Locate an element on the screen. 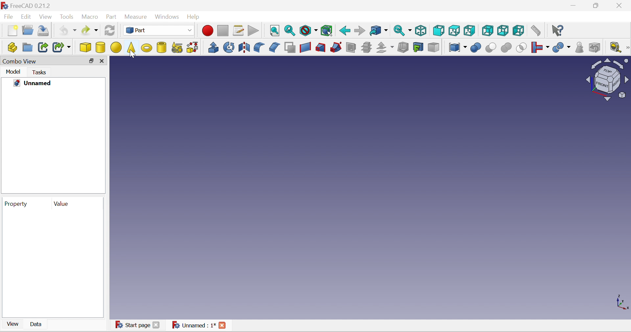 This screenshot has width=631, height=332. Undo is located at coordinates (66, 31).